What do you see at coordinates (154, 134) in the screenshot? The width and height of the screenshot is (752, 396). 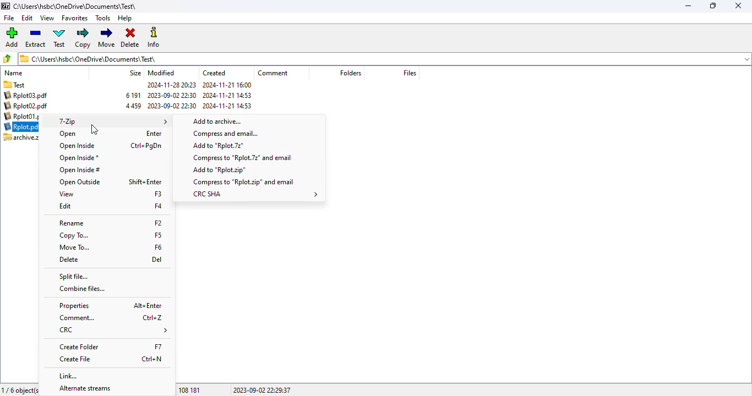 I see `shortcut for open` at bounding box center [154, 134].